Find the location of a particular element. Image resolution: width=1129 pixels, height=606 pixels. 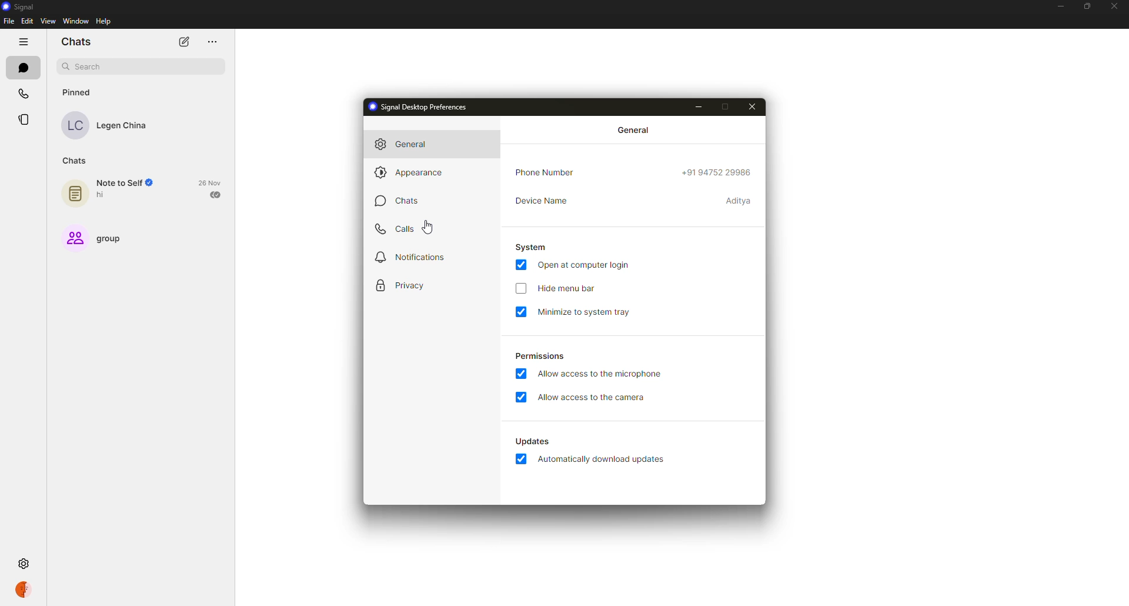

settings is located at coordinates (24, 563).